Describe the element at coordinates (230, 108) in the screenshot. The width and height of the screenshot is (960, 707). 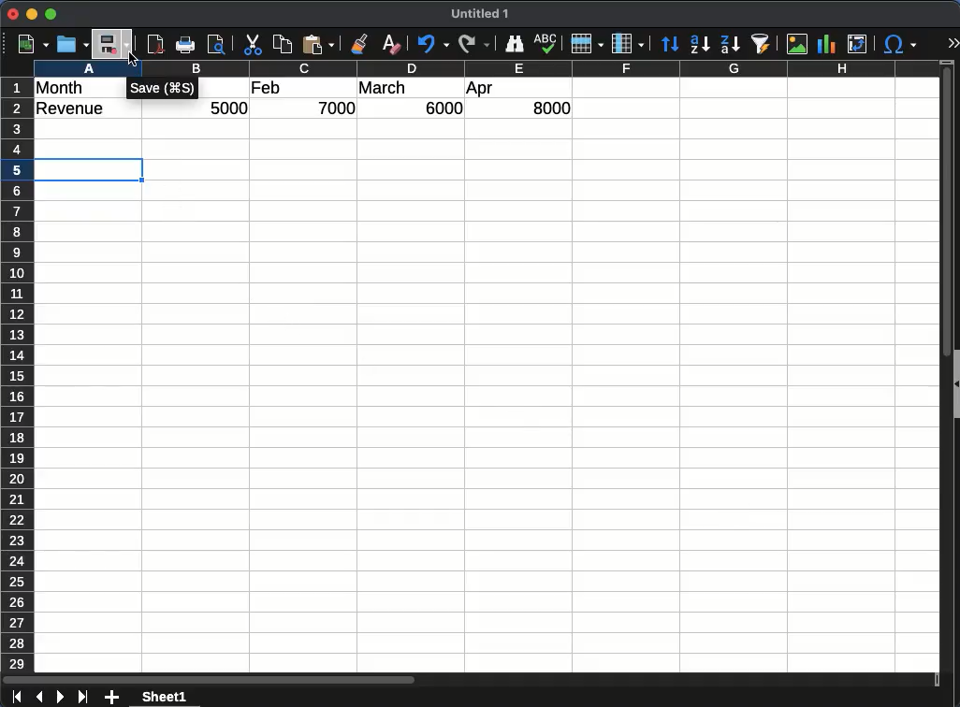
I see `5000` at that location.